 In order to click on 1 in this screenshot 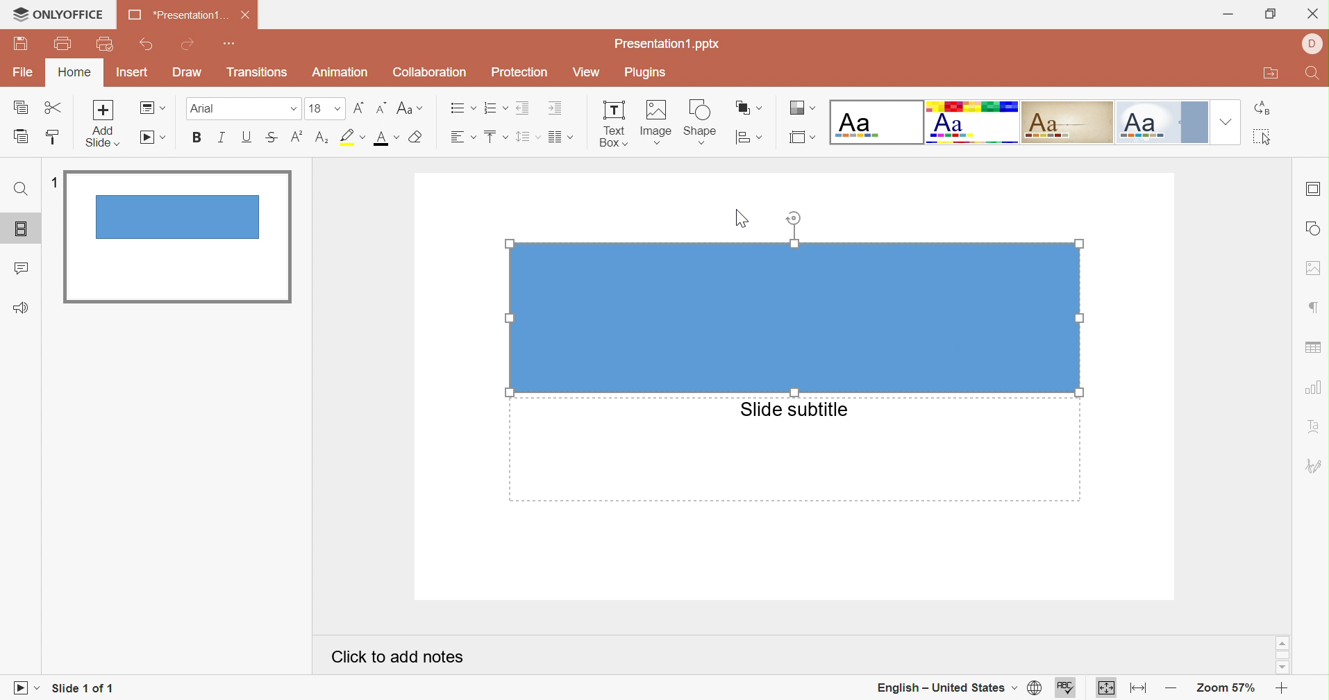, I will do `click(56, 185)`.